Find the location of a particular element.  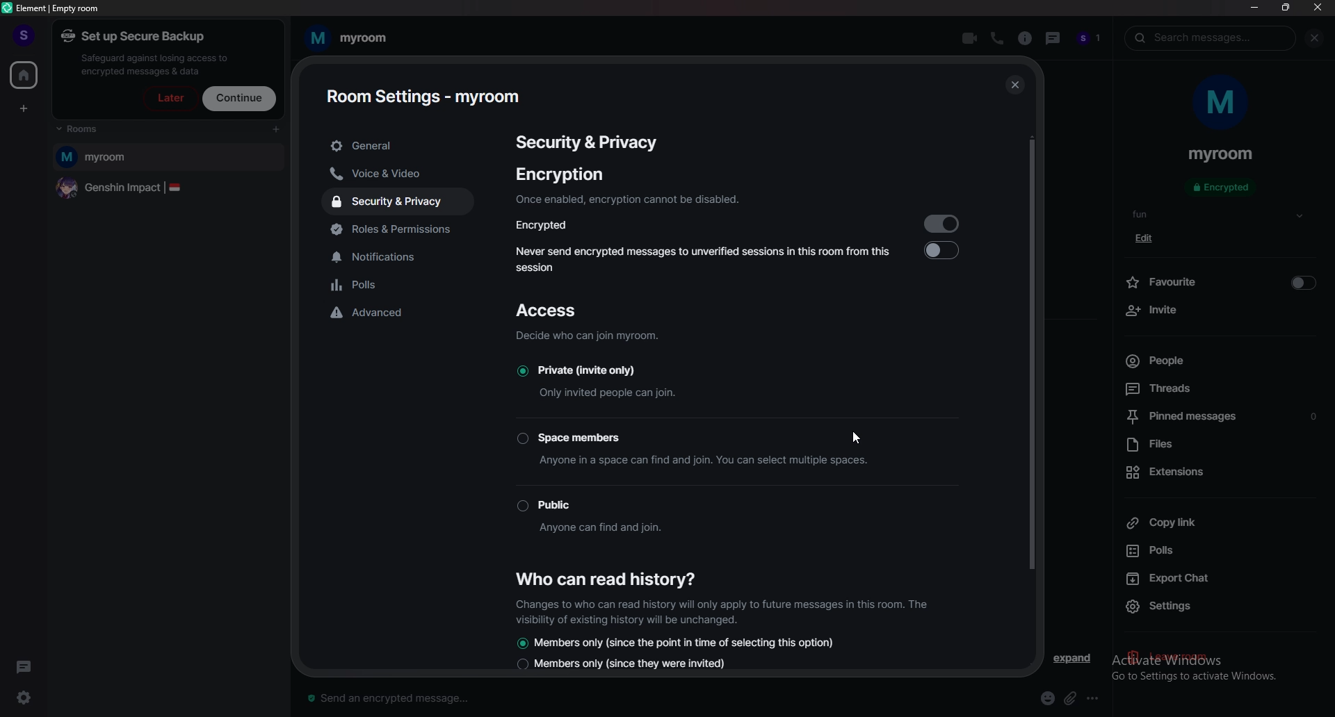

threads is located at coordinates (26, 665).